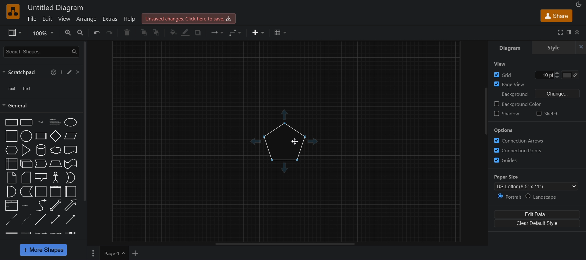 This screenshot has height=260, width=586. Describe the element at coordinates (144, 32) in the screenshot. I see `to front` at that location.